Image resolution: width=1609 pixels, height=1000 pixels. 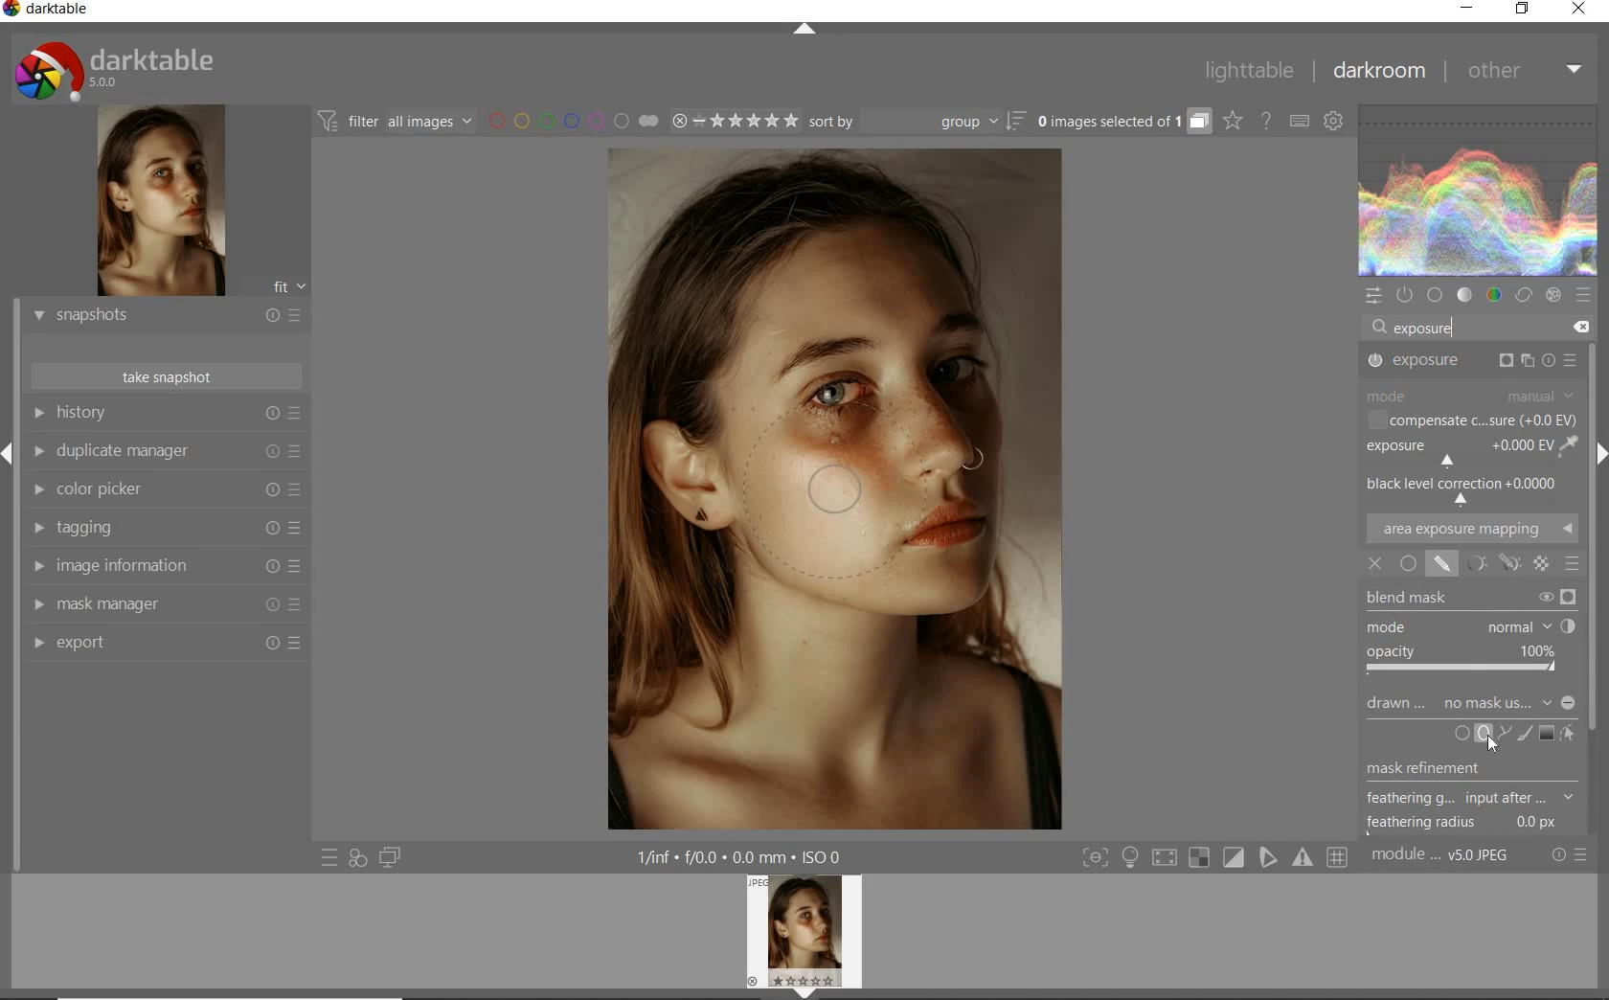 What do you see at coordinates (1470, 395) in the screenshot?
I see `MODULE` at bounding box center [1470, 395].